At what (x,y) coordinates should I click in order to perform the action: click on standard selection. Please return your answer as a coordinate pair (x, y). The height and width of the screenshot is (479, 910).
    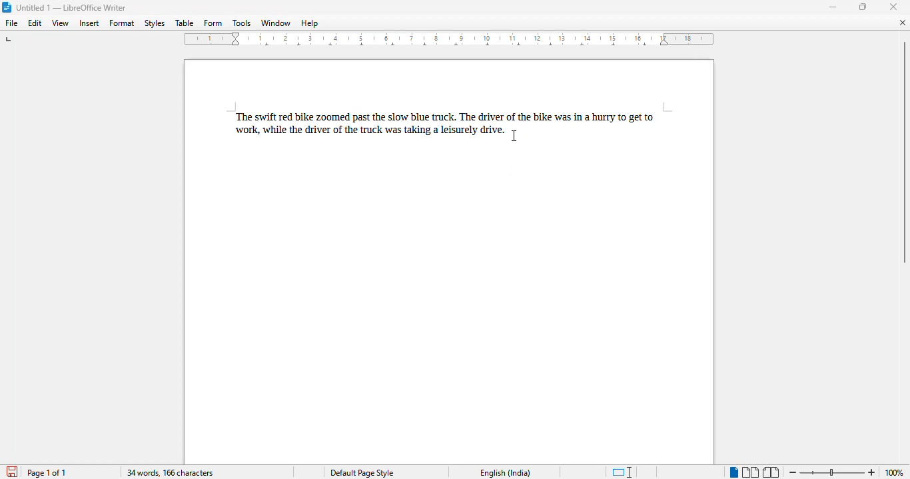
    Looking at the image, I should click on (622, 472).